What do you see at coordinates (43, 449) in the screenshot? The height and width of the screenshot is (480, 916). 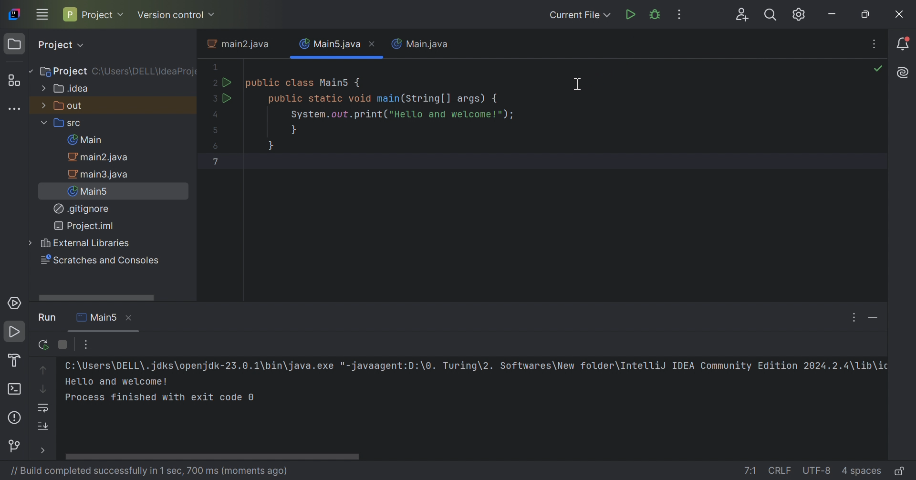 I see `More` at bounding box center [43, 449].